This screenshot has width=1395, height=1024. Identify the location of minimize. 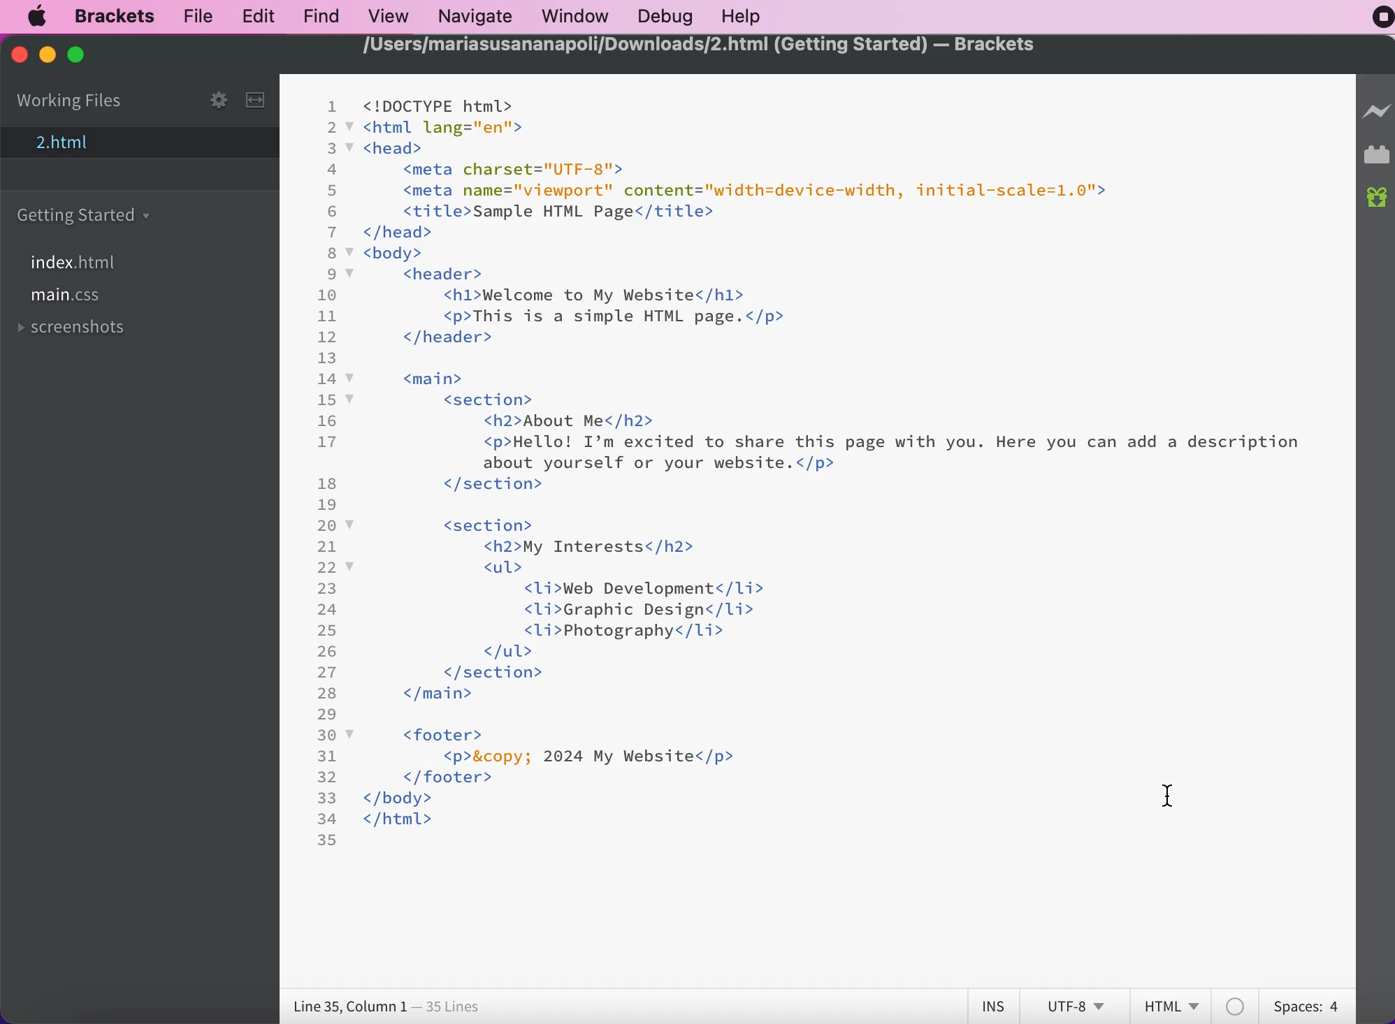
(48, 55).